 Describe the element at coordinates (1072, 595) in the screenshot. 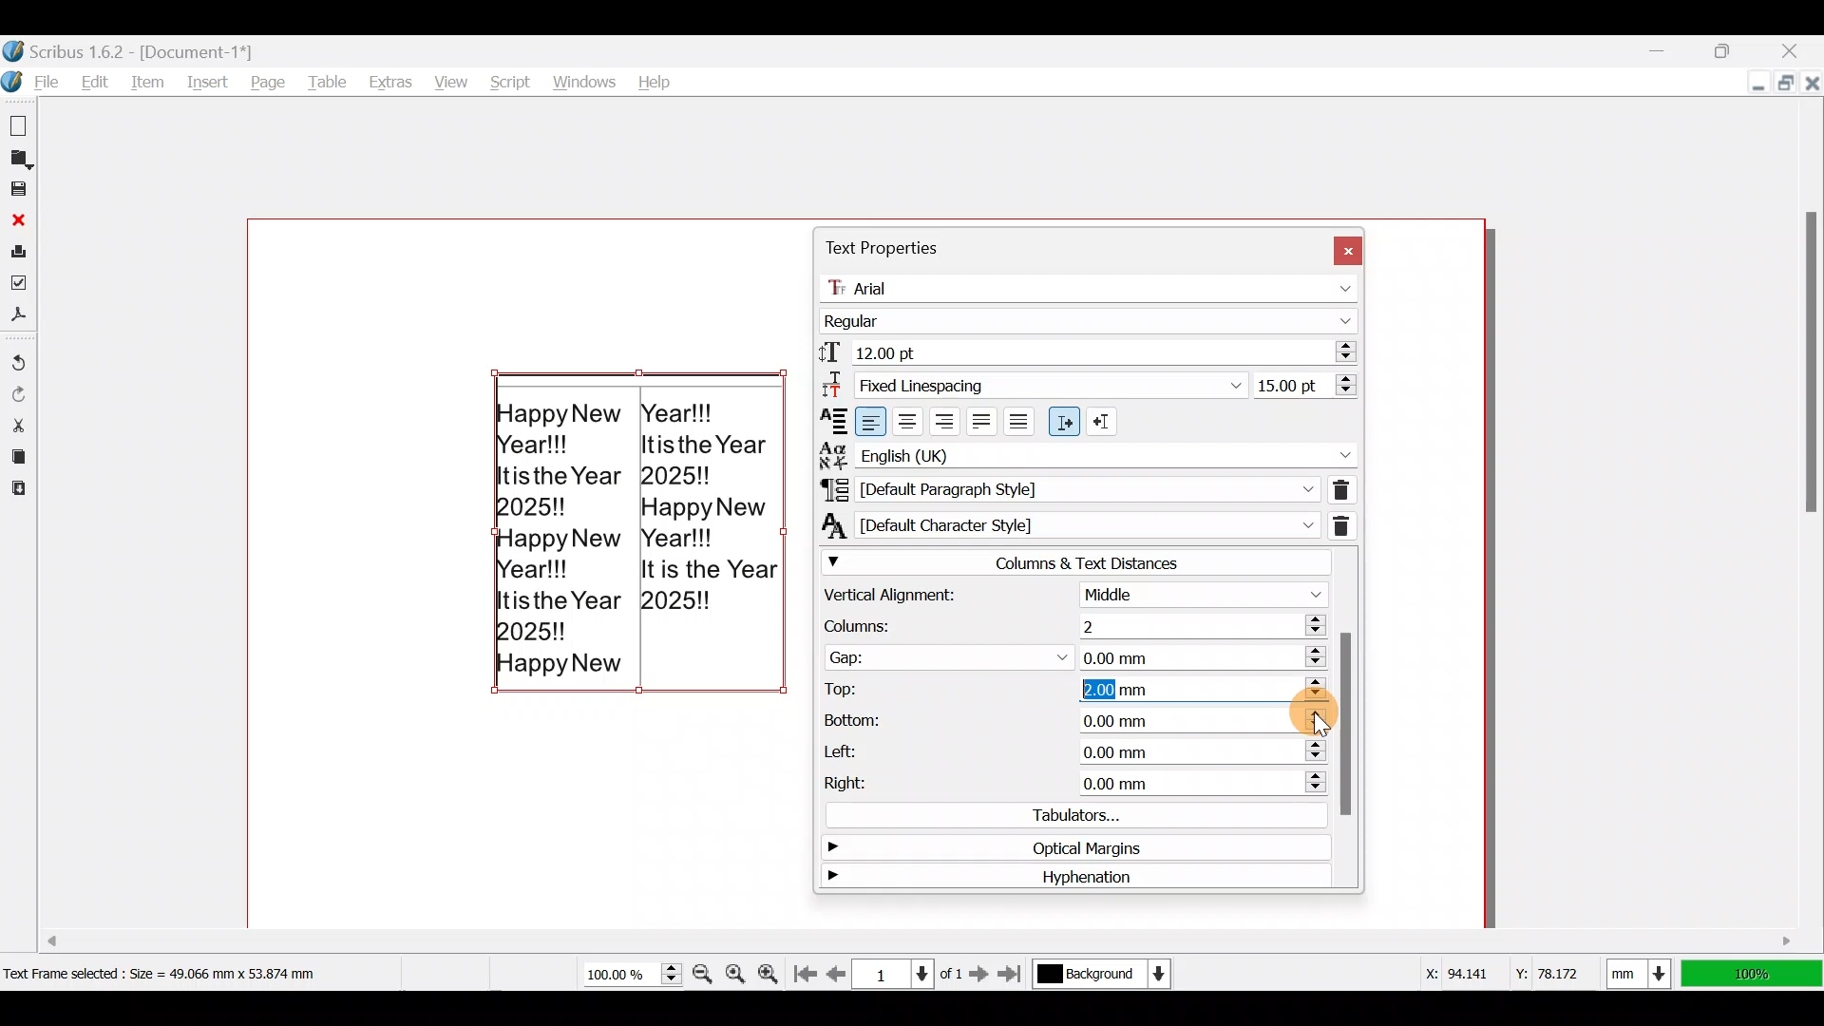

I see `Vertical alignment` at that location.